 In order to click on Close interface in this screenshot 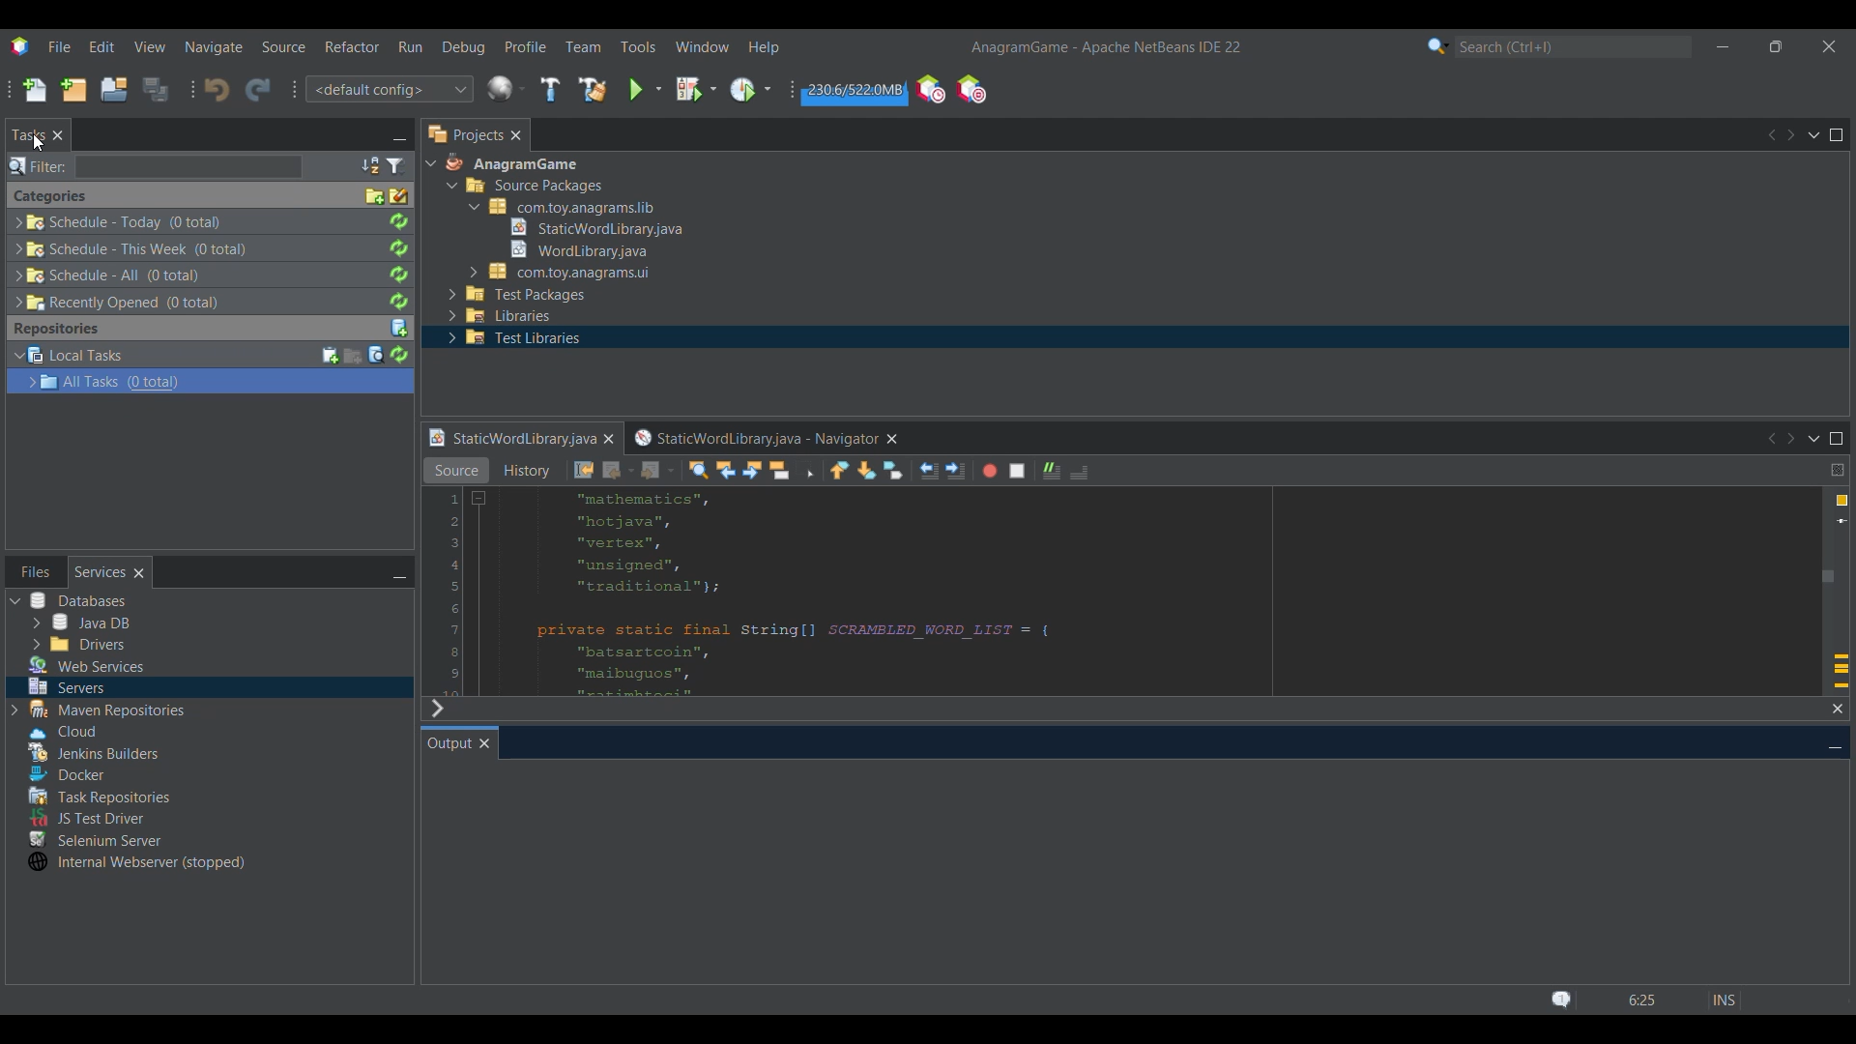, I will do `click(1829, 46)`.